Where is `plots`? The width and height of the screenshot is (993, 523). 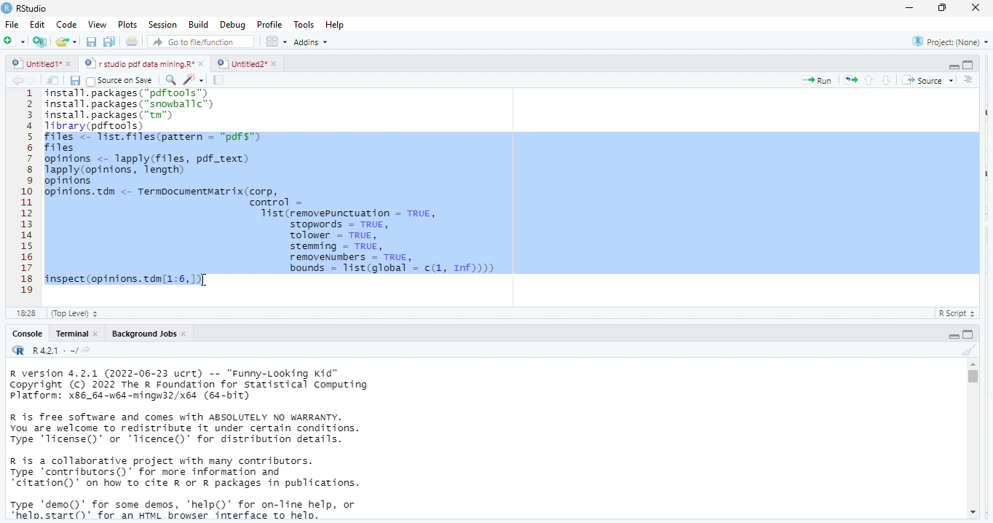
plots is located at coordinates (127, 25).